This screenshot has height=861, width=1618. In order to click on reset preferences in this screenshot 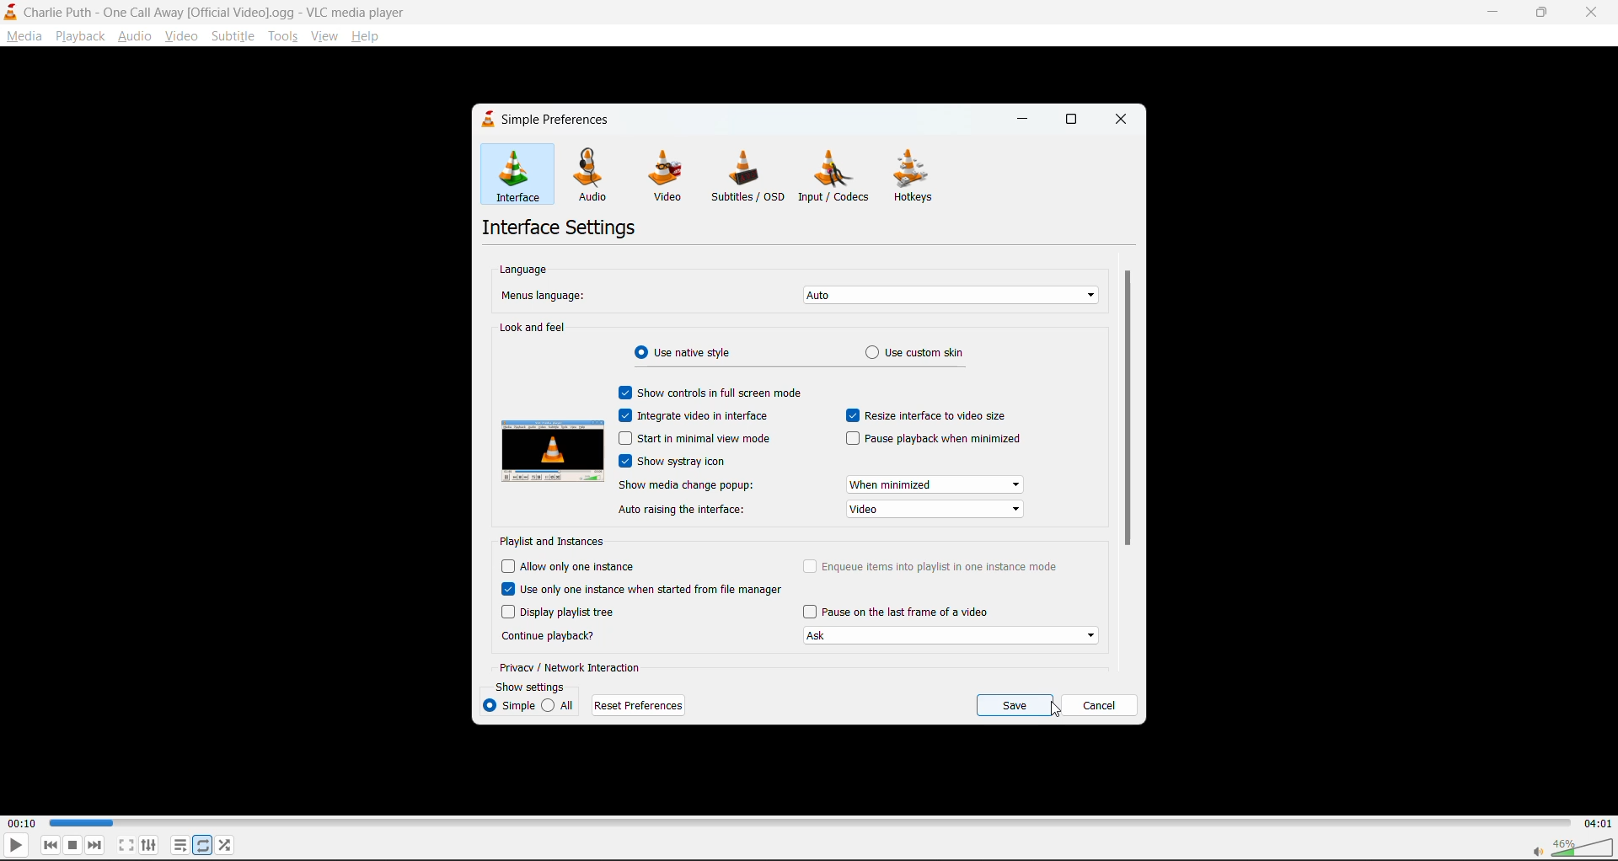, I will do `click(639, 707)`.